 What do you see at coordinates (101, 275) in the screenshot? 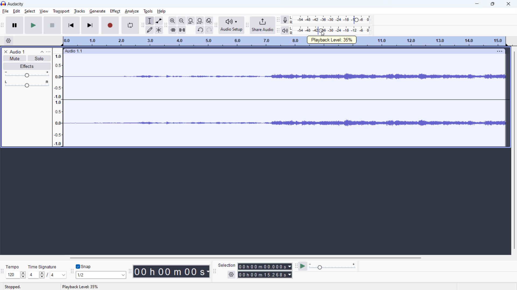
I see `select snap` at bounding box center [101, 275].